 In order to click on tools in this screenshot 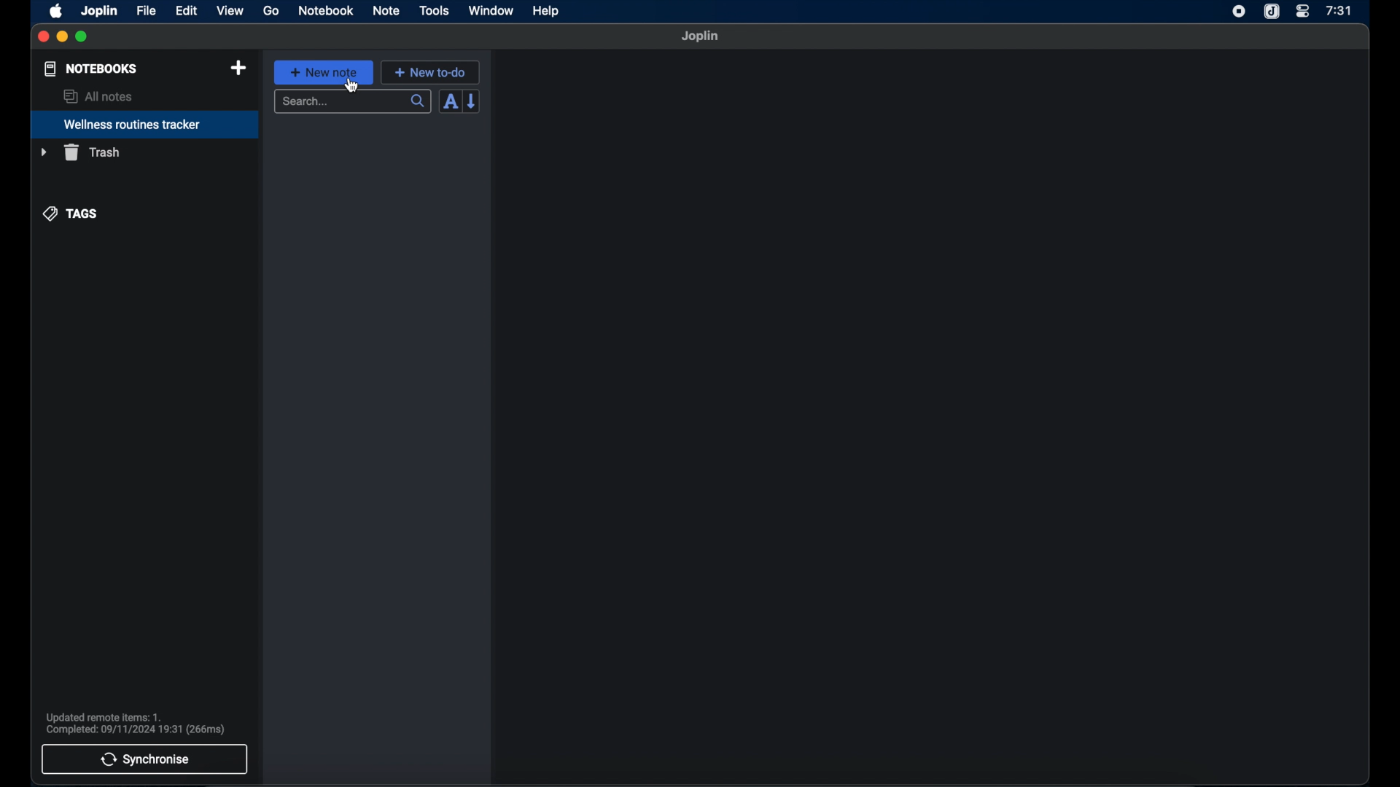, I will do `click(435, 11)`.